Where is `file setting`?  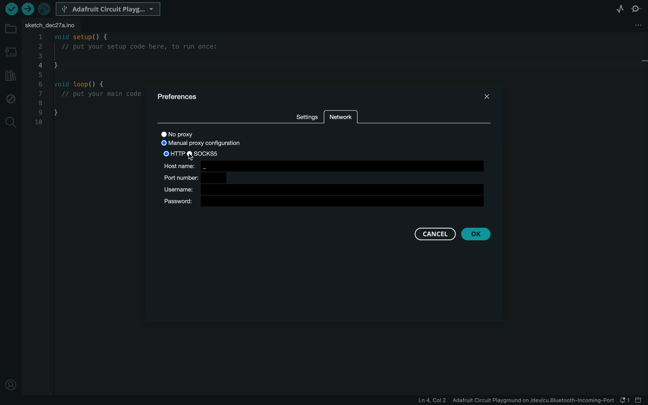
file setting is located at coordinates (630, 25).